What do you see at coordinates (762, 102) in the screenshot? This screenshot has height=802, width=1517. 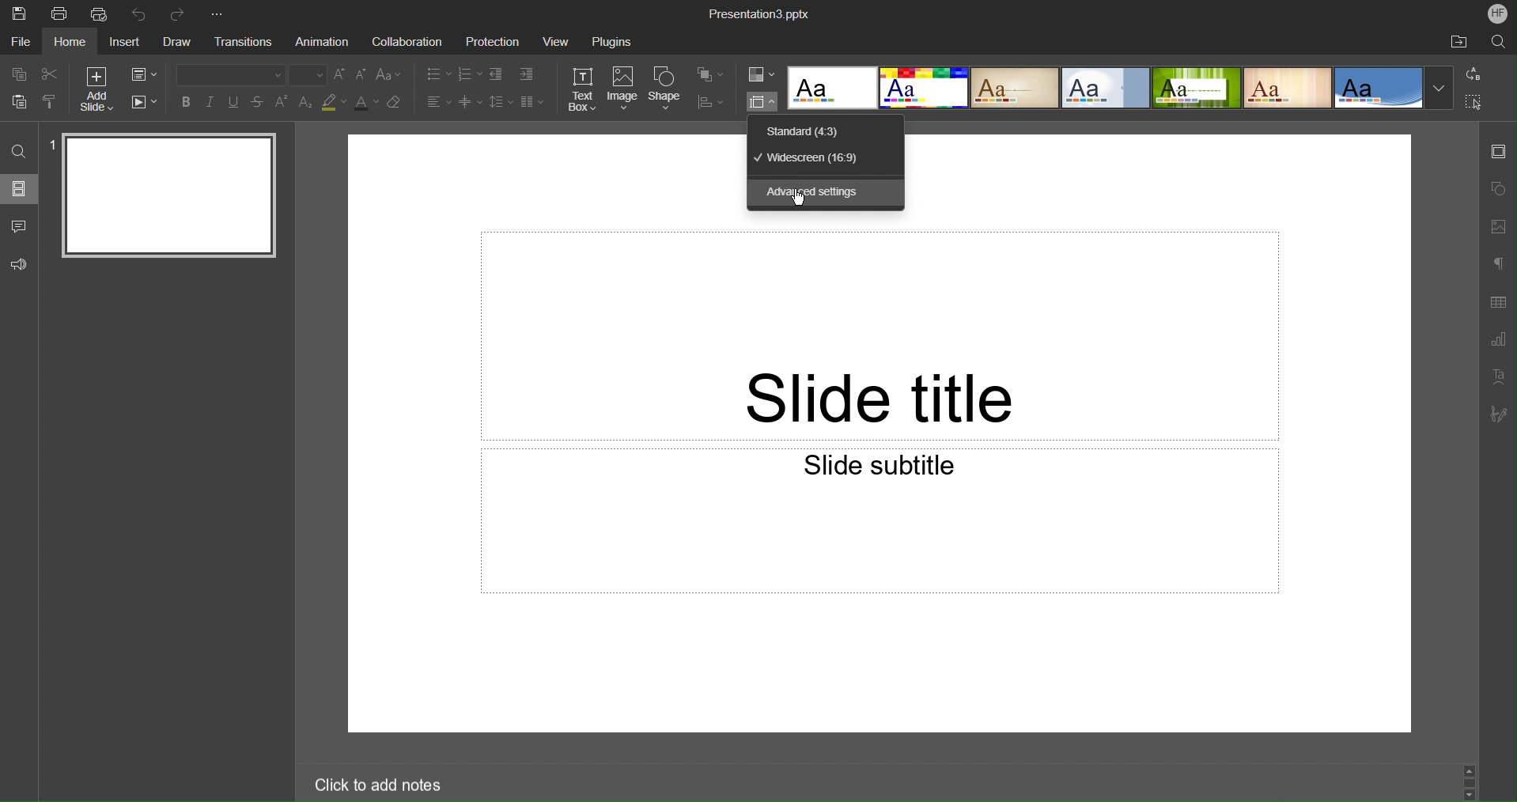 I see `Select Slide Size` at bounding box center [762, 102].